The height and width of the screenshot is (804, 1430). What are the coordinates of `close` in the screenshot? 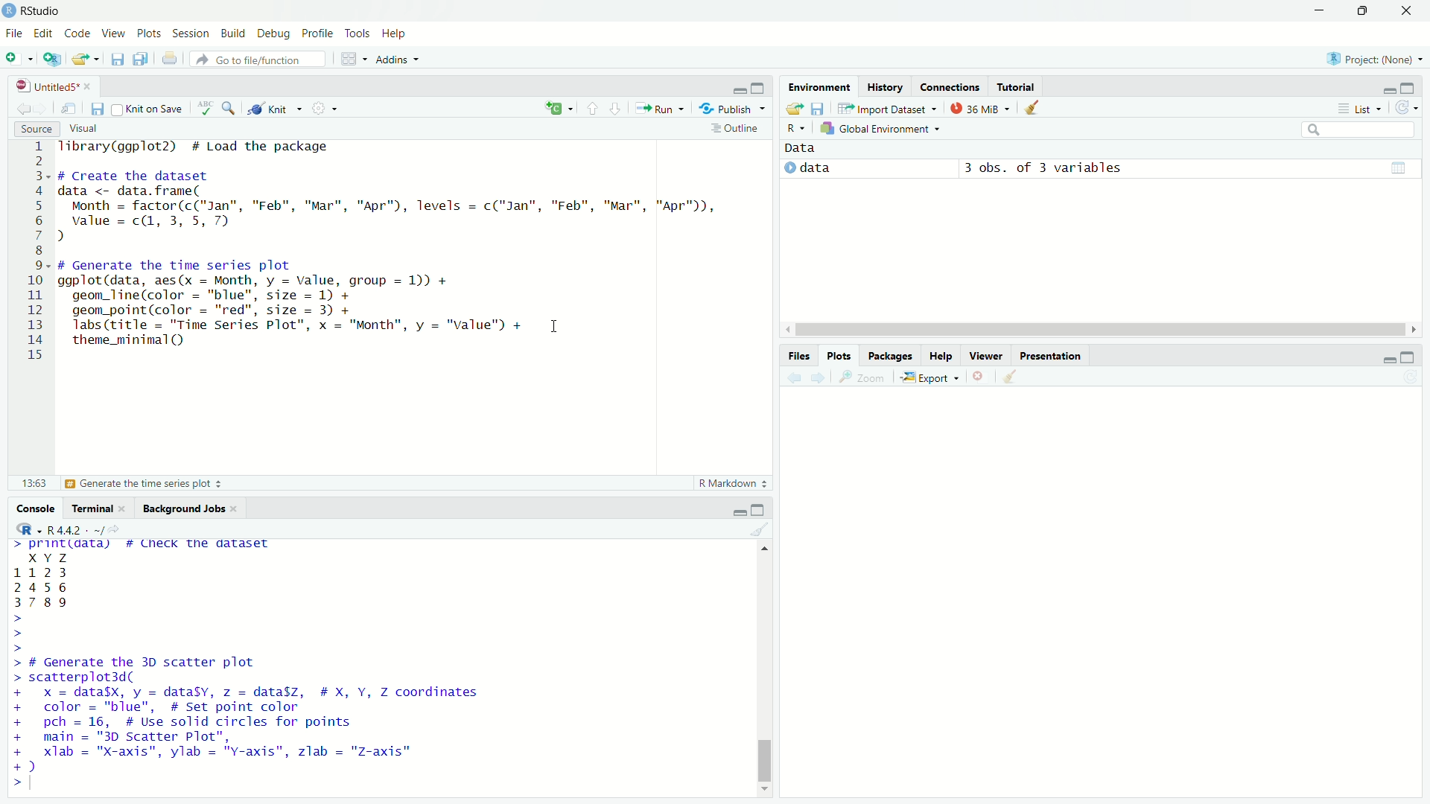 It's located at (123, 508).